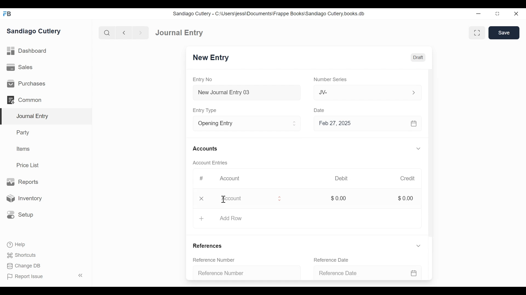  Describe the element at coordinates (358, 92) in the screenshot. I see `JV-` at that location.